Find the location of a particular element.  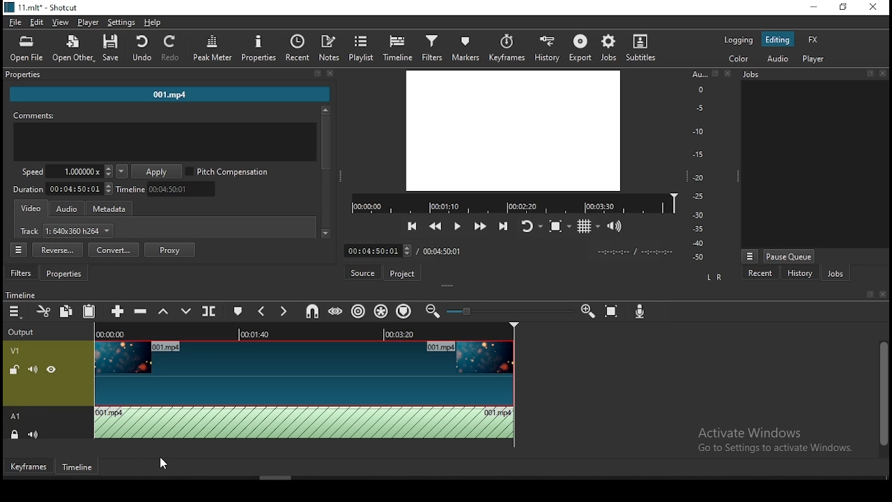

lift is located at coordinates (164, 311).